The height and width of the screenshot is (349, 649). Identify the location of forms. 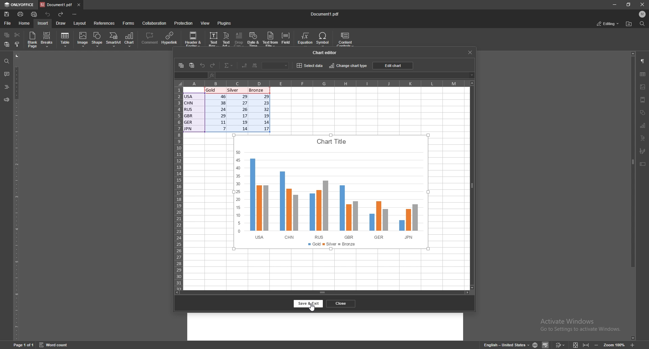
(129, 24).